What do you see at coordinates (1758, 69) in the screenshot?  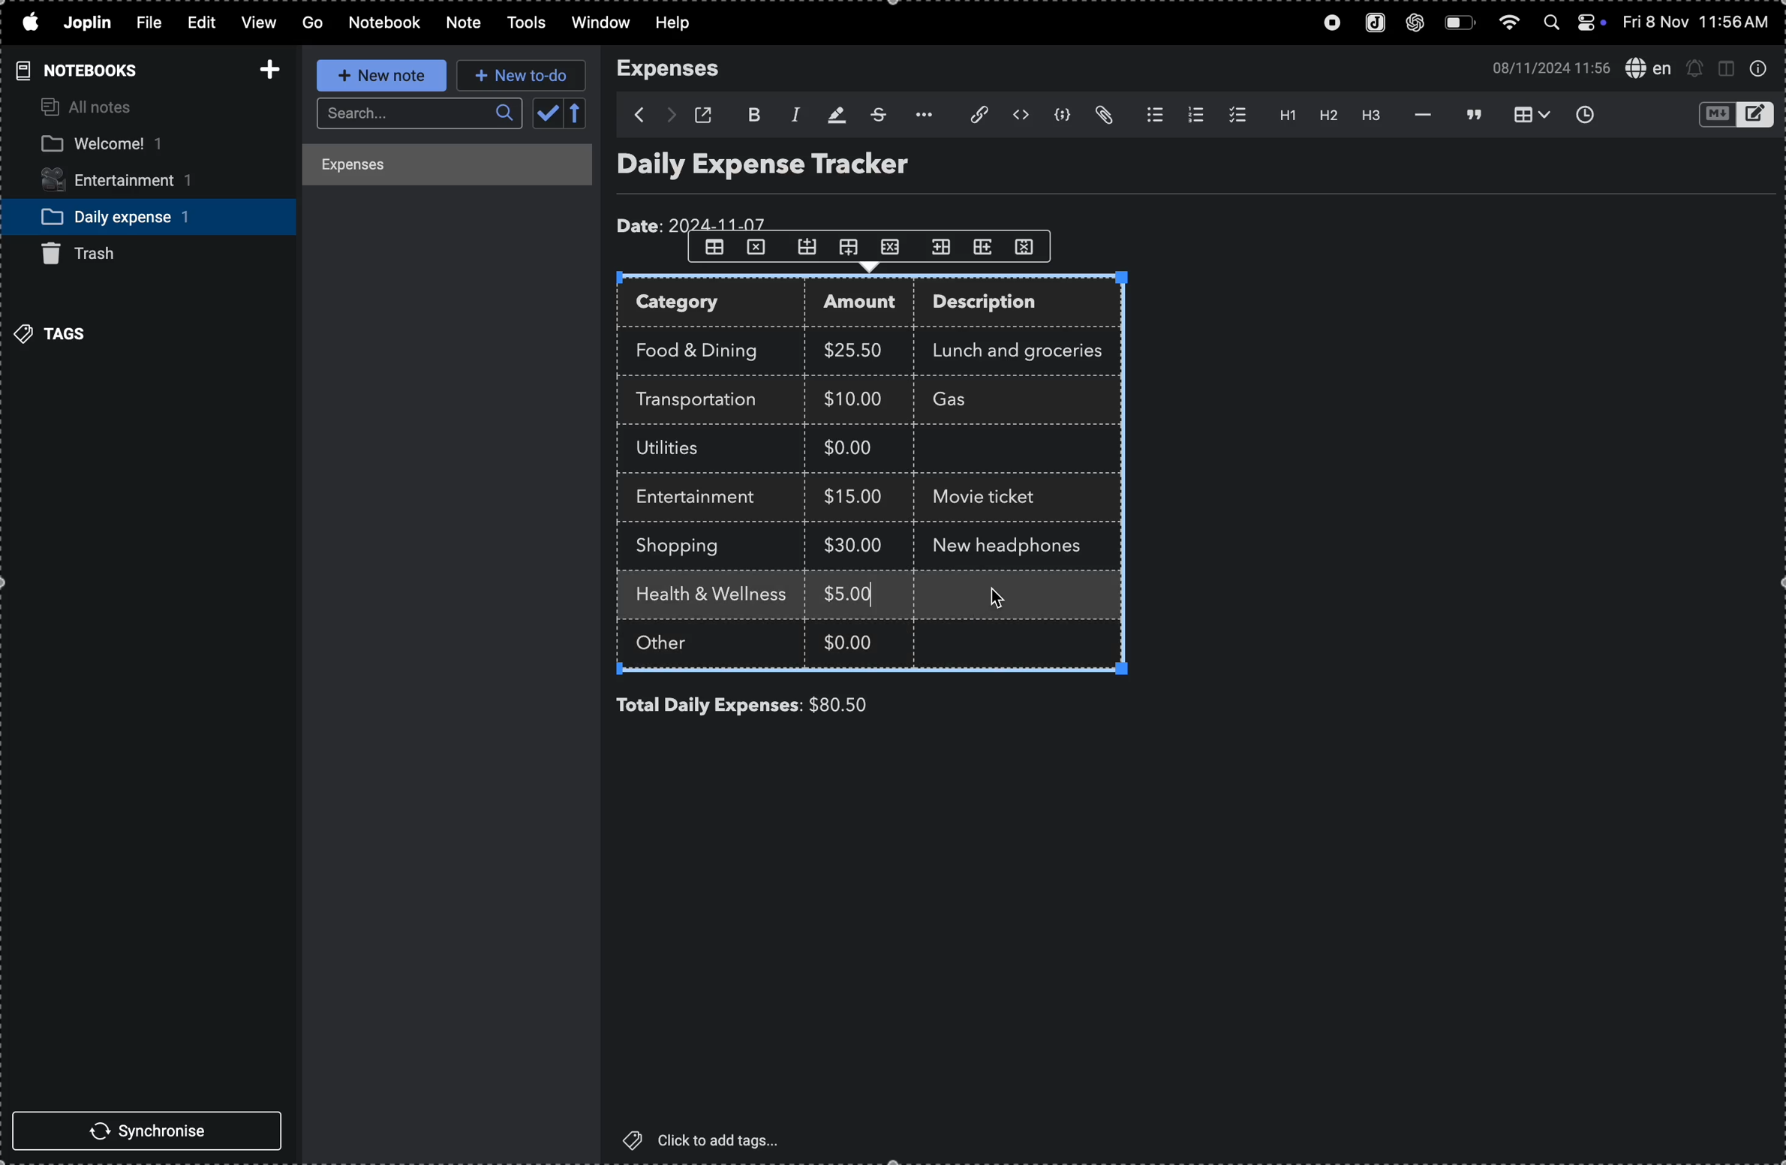 I see `info` at bounding box center [1758, 69].